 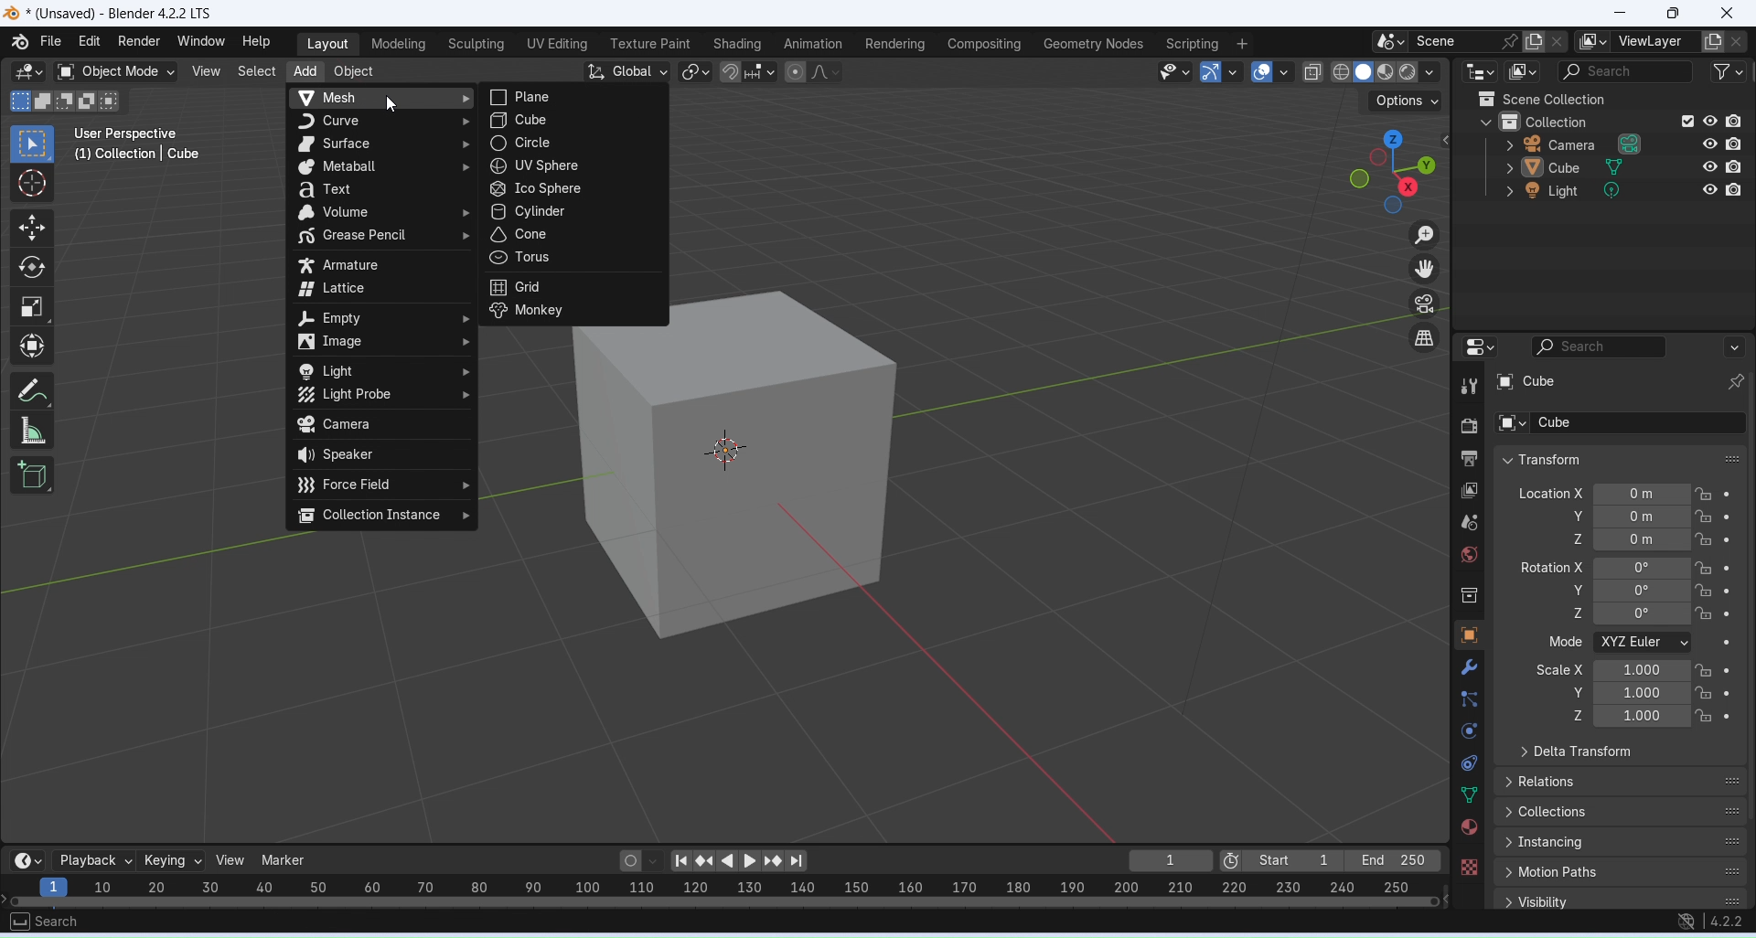 I want to click on Play animation, so click(x=725, y=861).